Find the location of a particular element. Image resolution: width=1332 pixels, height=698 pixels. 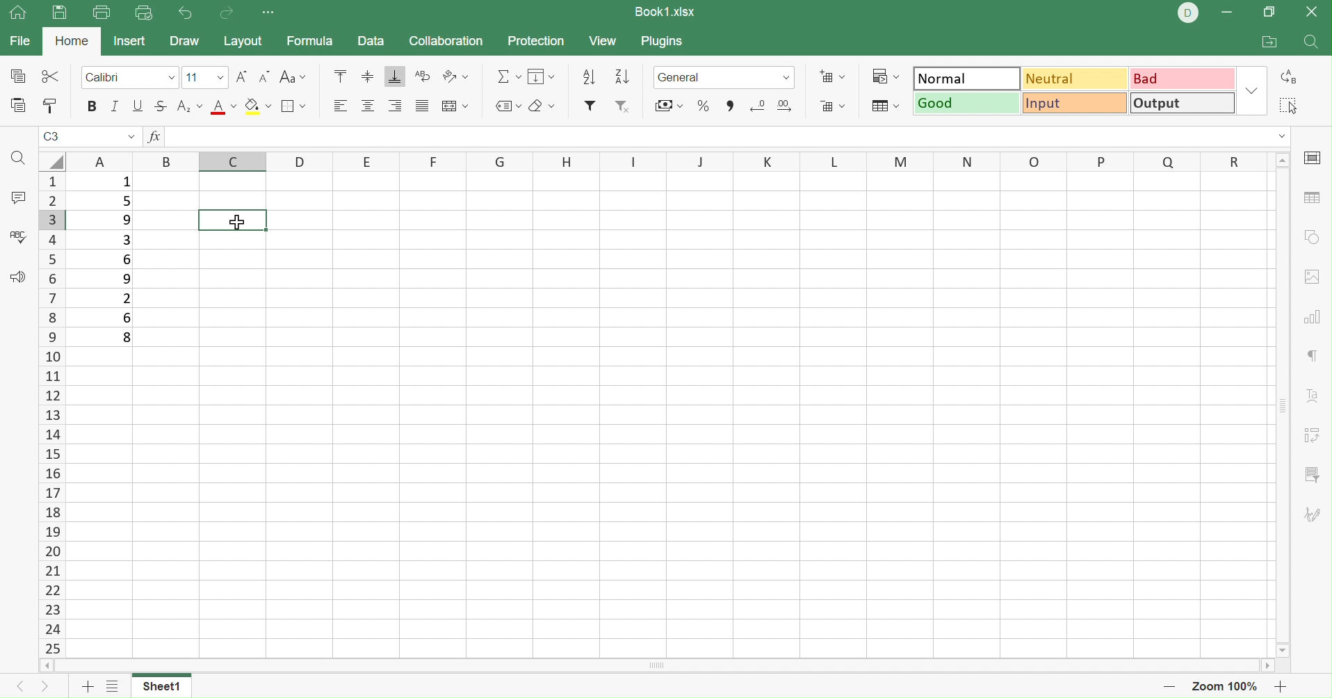

Data is located at coordinates (371, 40).